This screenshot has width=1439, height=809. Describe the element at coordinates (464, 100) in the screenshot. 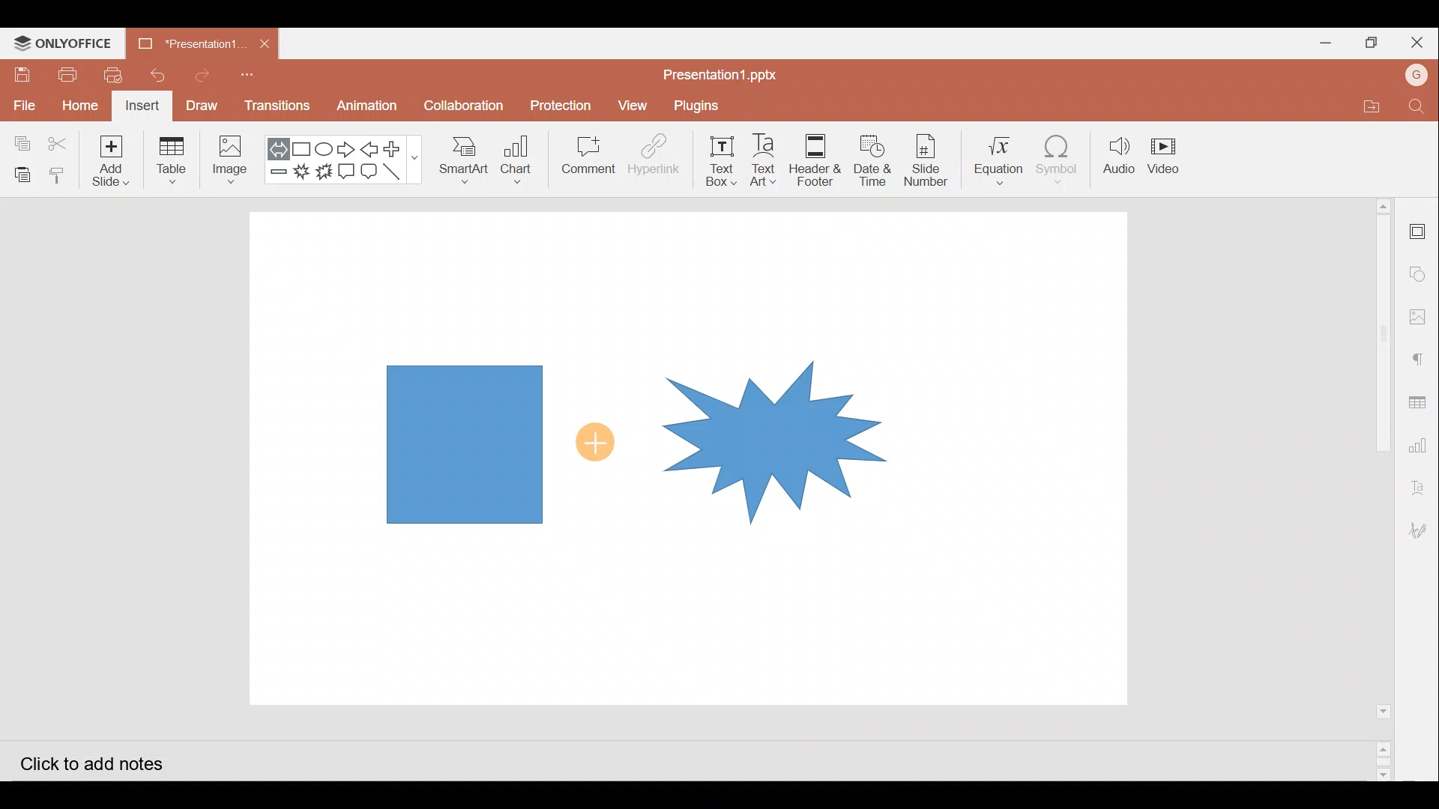

I see `Collaboration` at that location.